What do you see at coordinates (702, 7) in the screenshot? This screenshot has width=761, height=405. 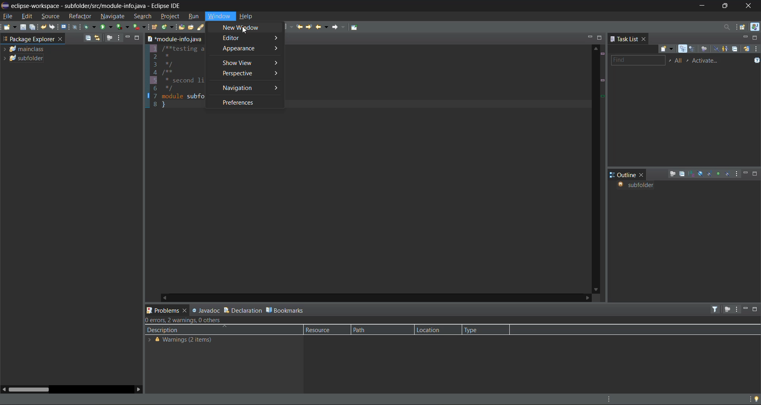 I see `minimize` at bounding box center [702, 7].